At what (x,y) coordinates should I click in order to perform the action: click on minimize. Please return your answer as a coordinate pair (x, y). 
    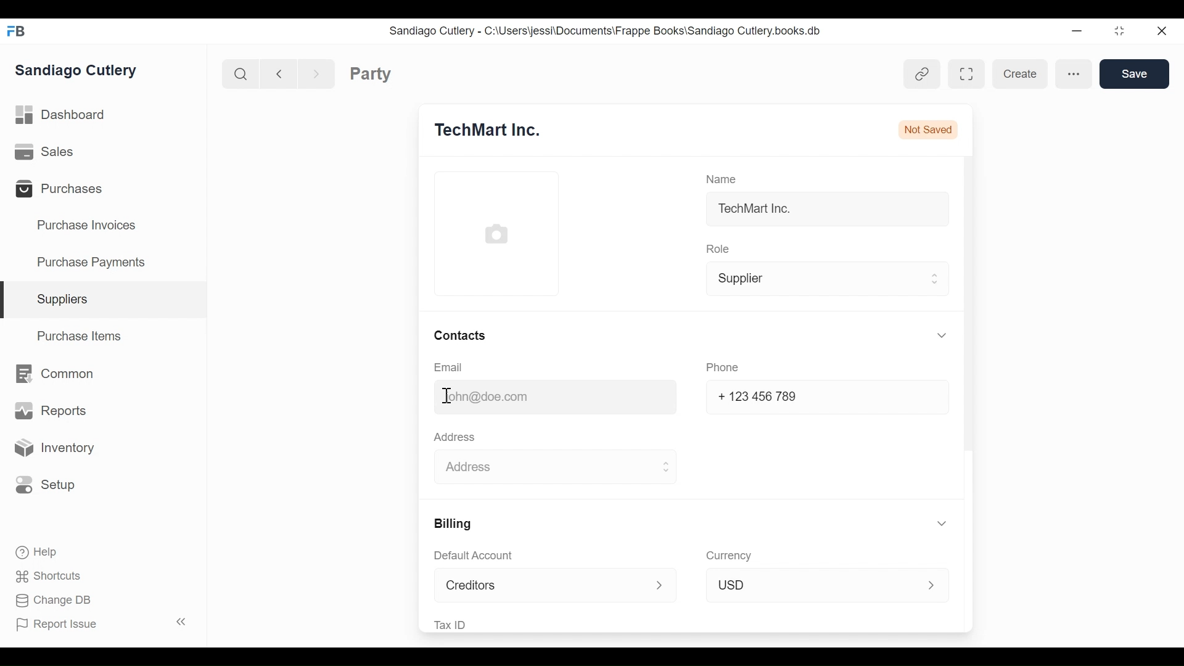
    Looking at the image, I should click on (1078, 31).